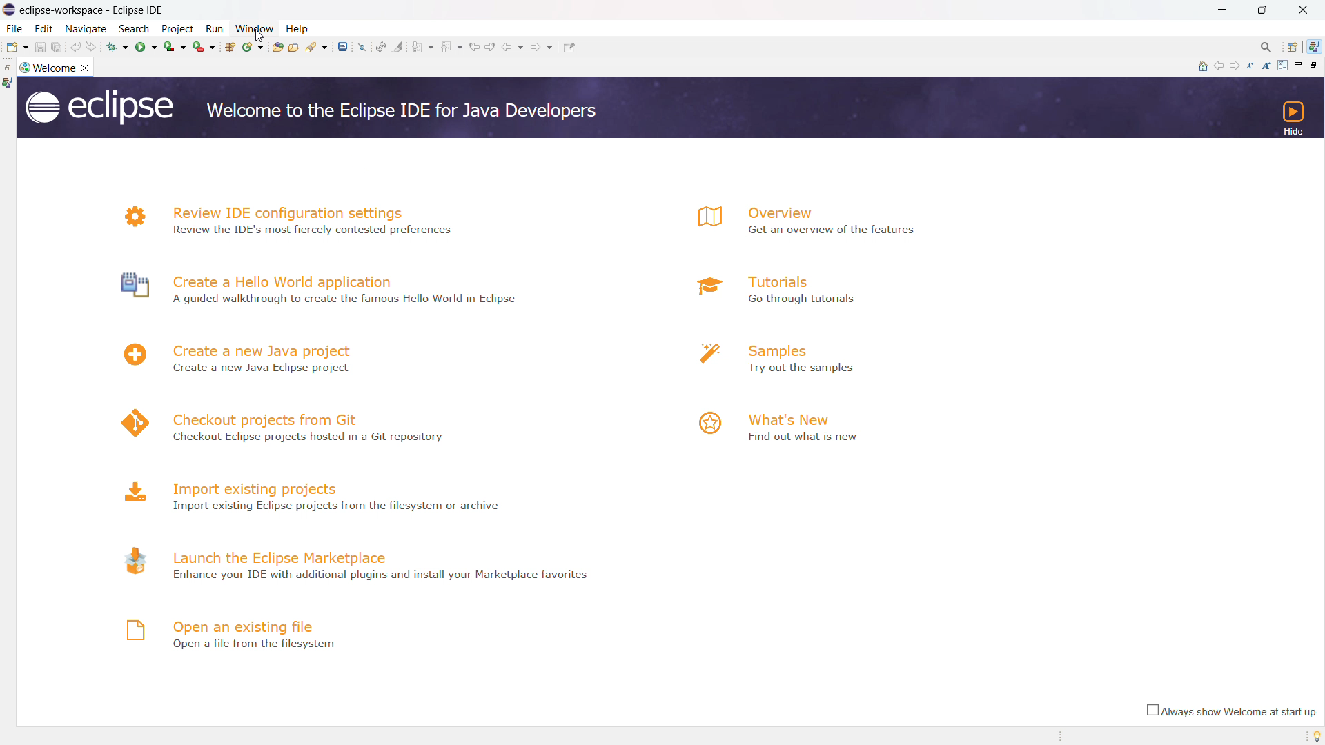 This screenshot has height=745, width=1325. I want to click on logo, so click(128, 217).